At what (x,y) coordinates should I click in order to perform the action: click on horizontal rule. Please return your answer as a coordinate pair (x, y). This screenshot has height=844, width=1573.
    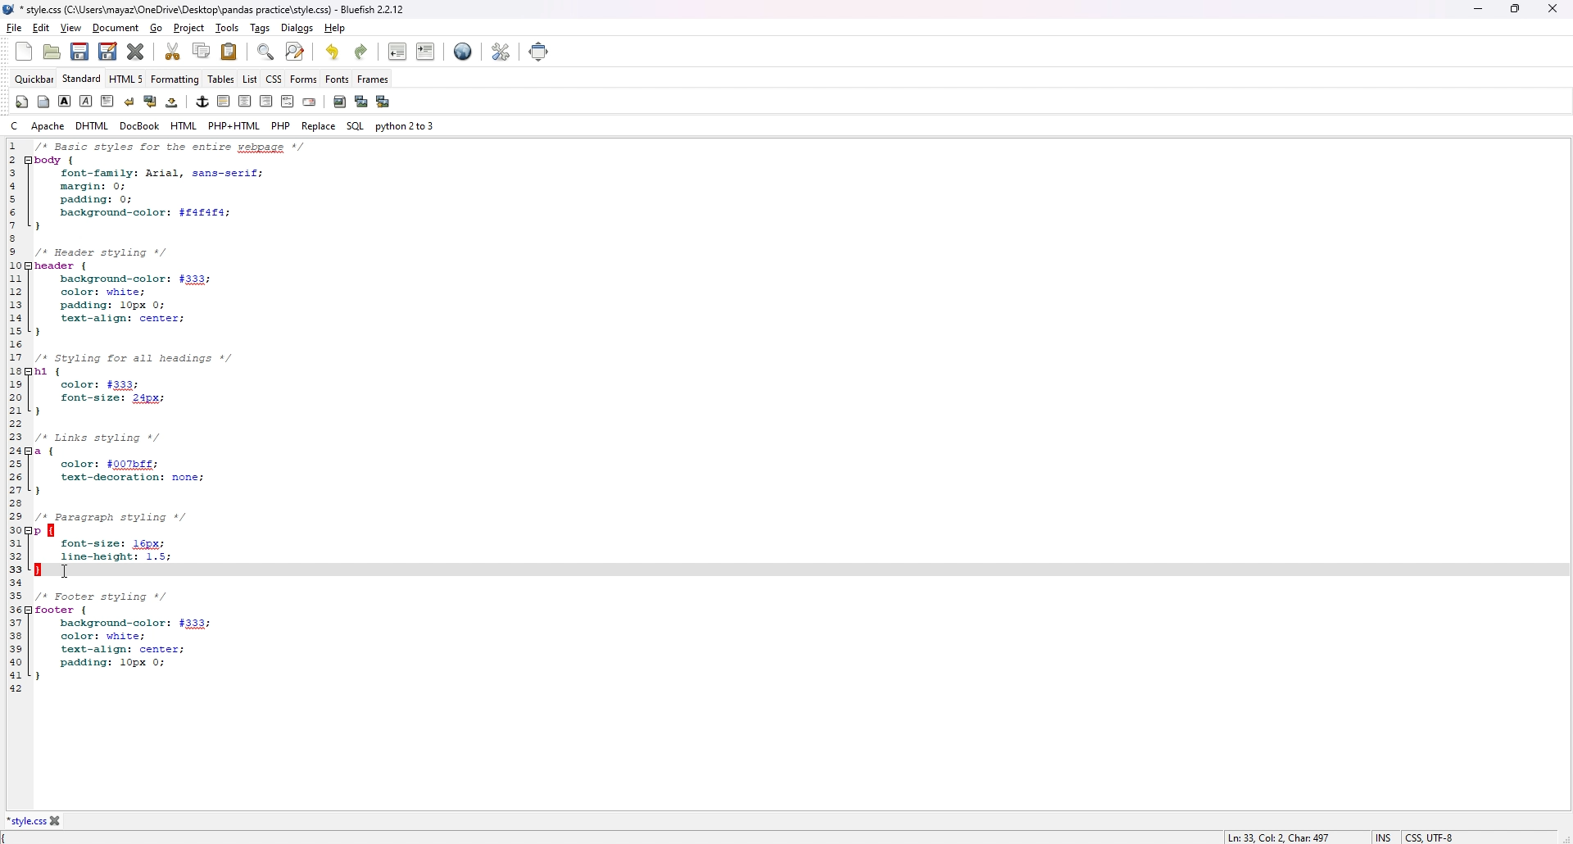
    Looking at the image, I should click on (224, 101).